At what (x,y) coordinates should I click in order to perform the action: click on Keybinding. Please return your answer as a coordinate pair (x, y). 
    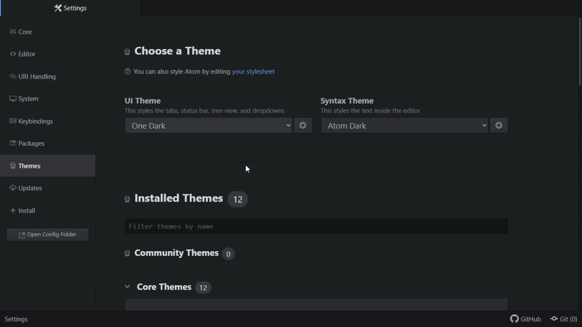
    Looking at the image, I should click on (36, 121).